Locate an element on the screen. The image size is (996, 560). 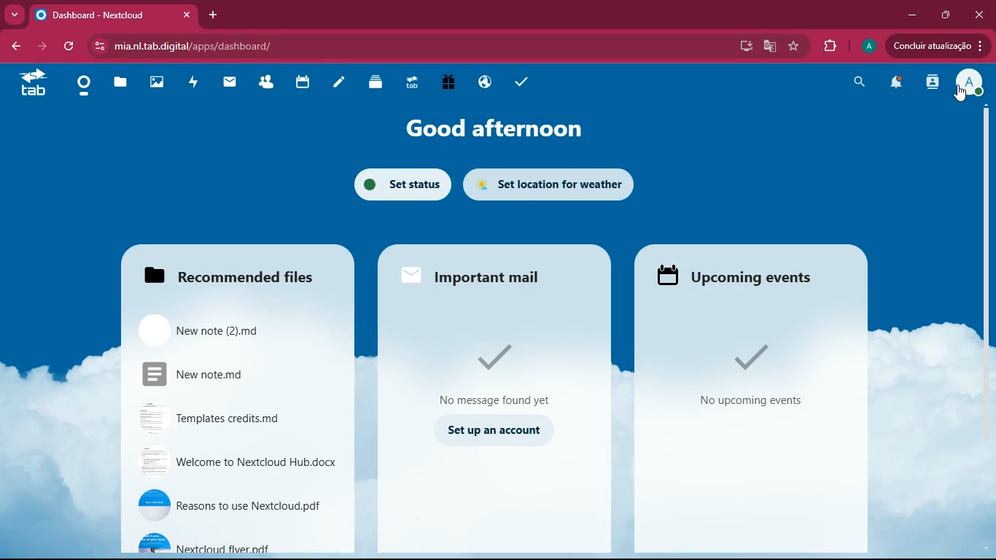
refresh is located at coordinates (71, 47).